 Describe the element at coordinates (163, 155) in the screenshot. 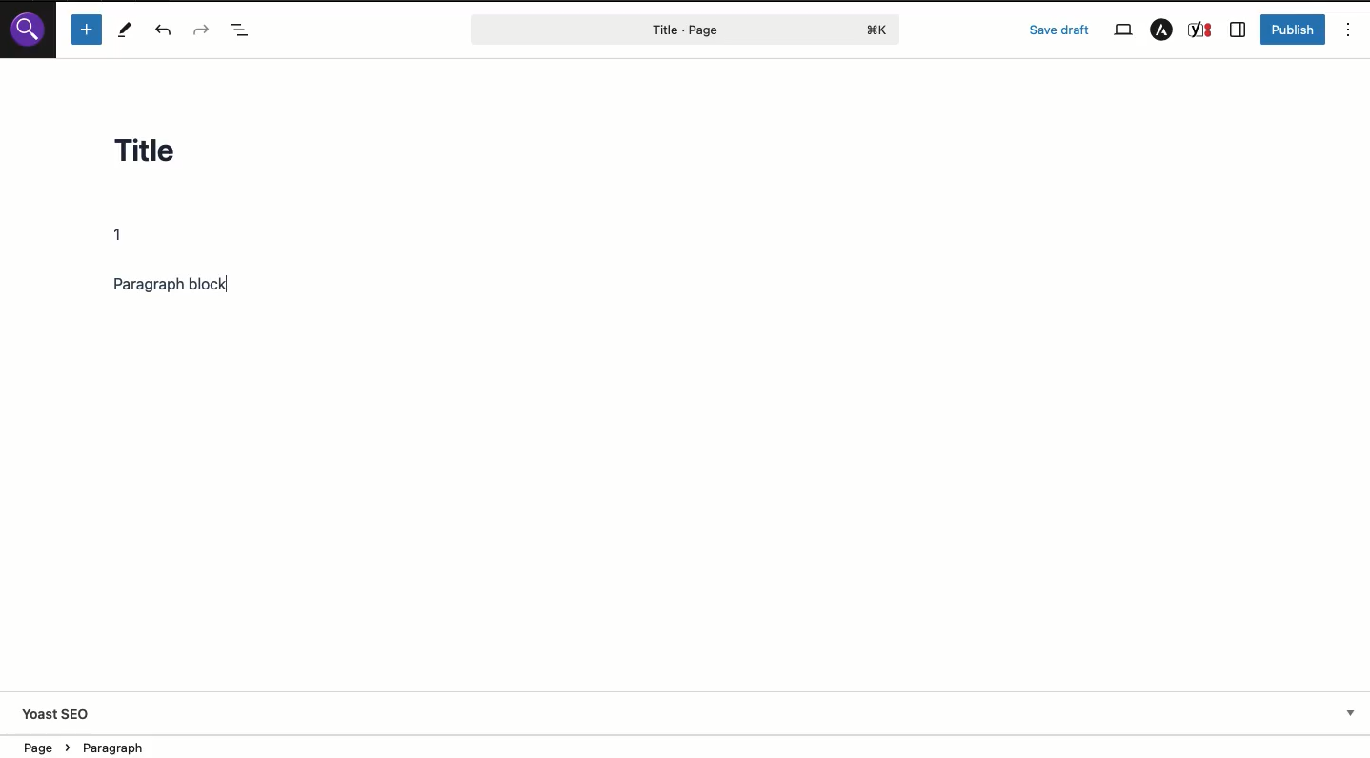

I see `Title` at that location.